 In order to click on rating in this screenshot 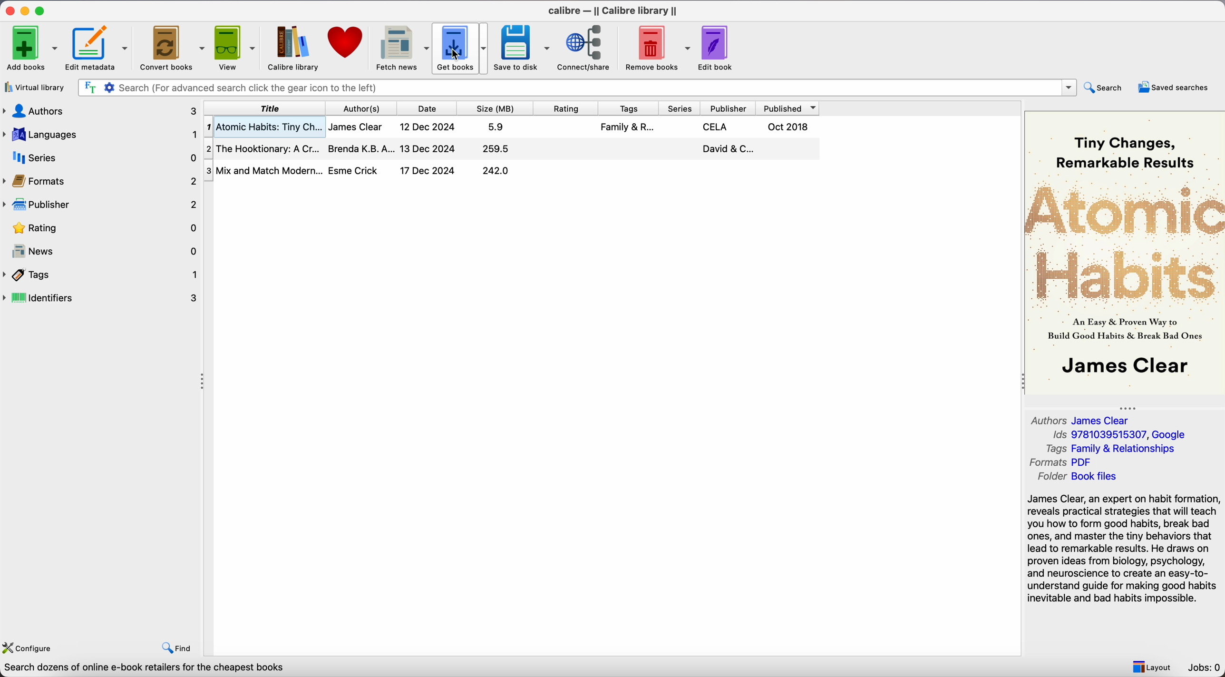, I will do `click(566, 108)`.